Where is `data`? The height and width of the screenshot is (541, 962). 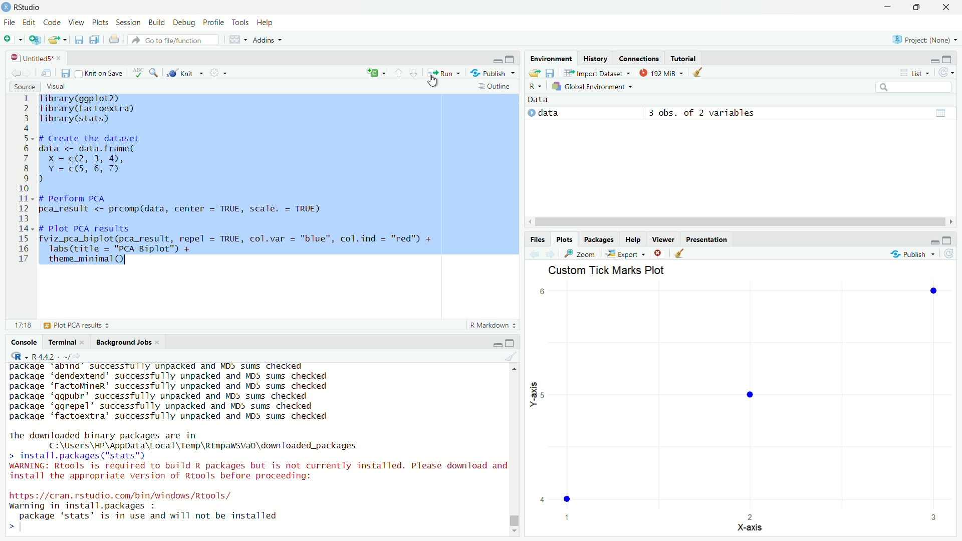
data is located at coordinates (540, 100).